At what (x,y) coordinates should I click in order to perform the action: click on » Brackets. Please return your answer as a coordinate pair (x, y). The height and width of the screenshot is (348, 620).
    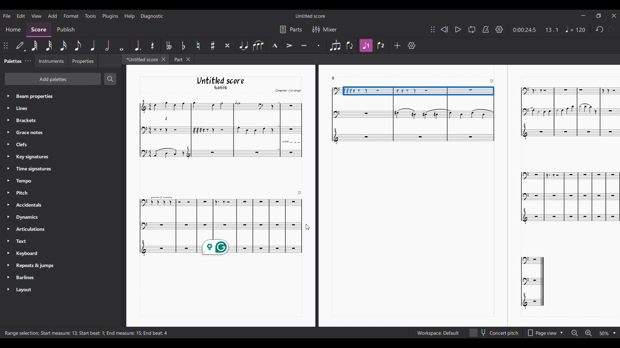
    Looking at the image, I should click on (25, 121).